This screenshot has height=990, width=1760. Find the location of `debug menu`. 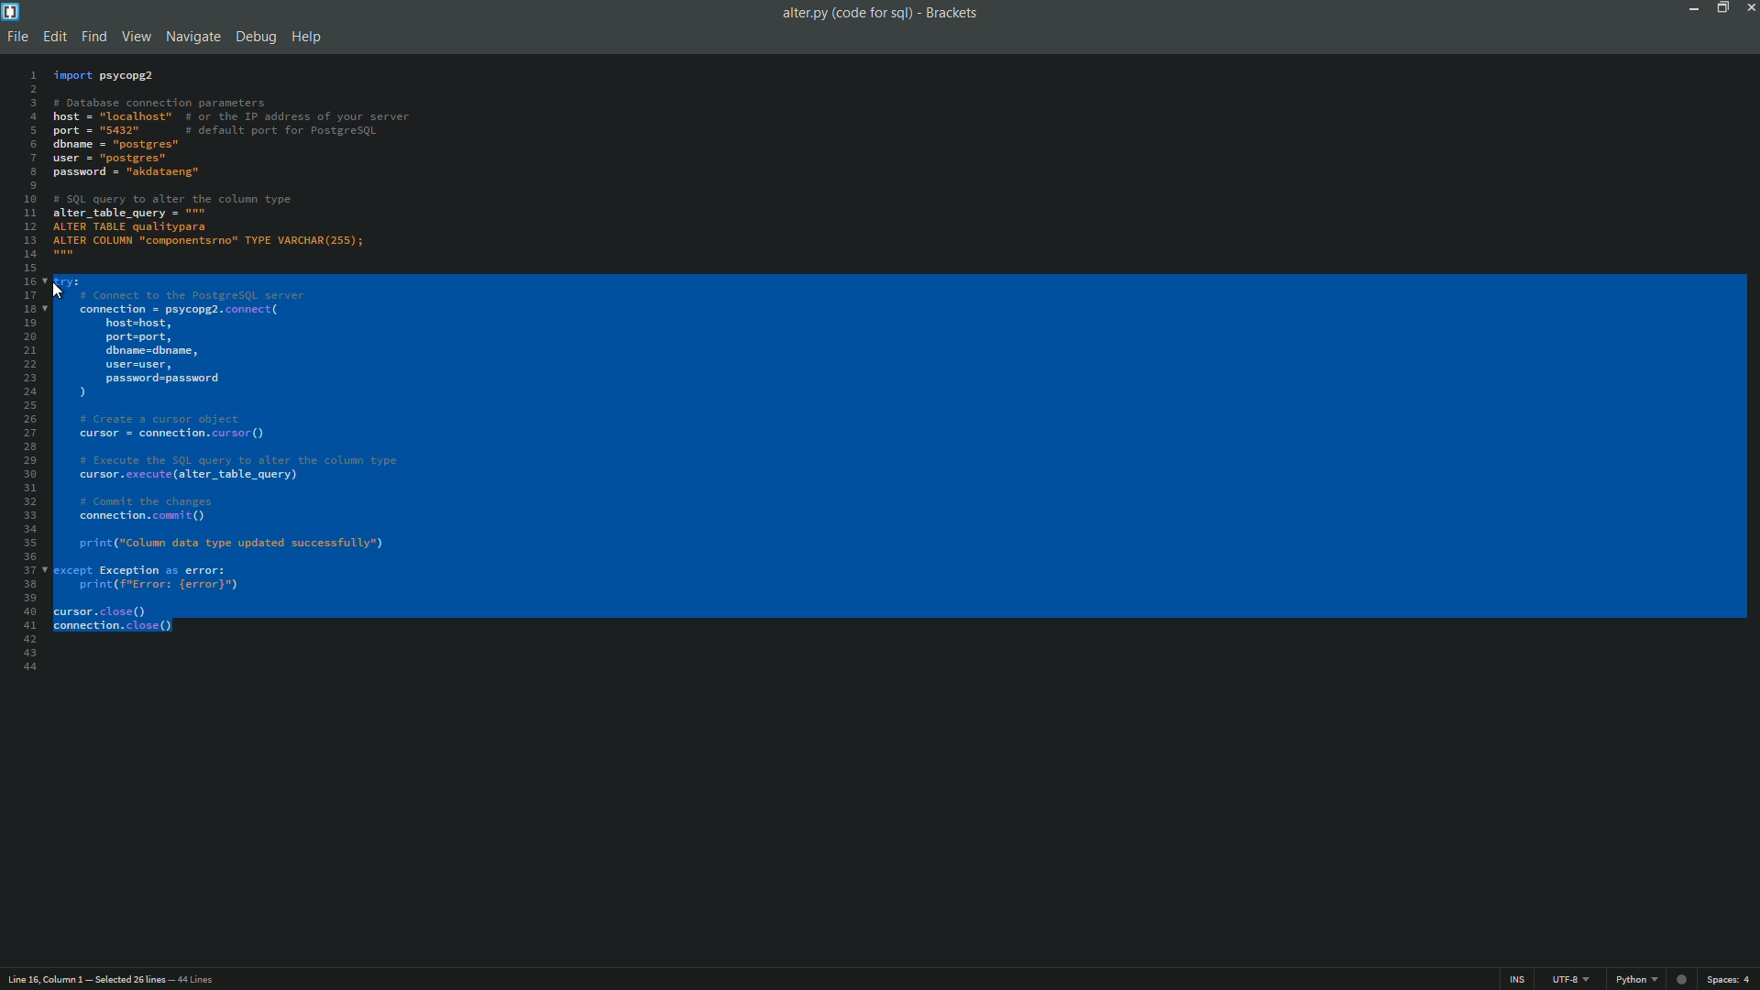

debug menu is located at coordinates (252, 38).